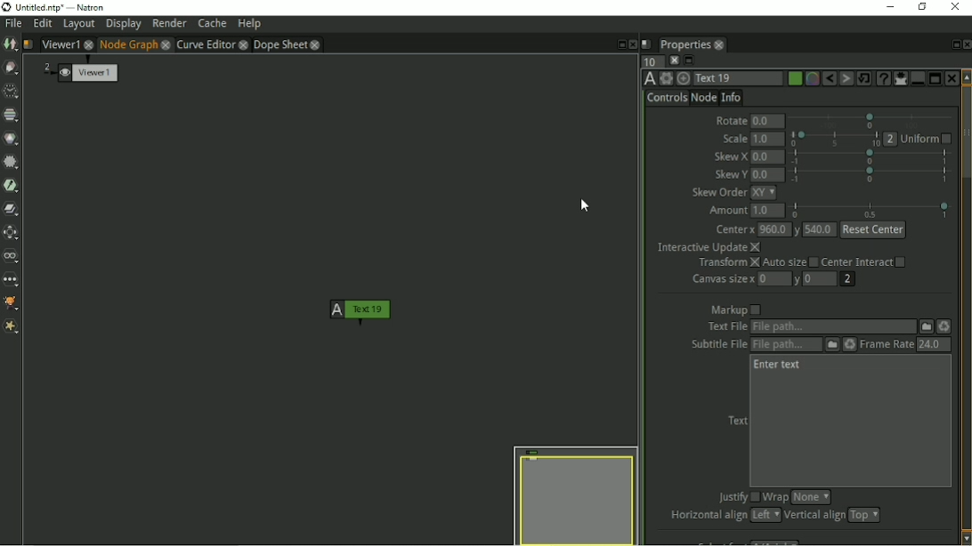 The width and height of the screenshot is (972, 546). I want to click on Rotate, so click(730, 119).